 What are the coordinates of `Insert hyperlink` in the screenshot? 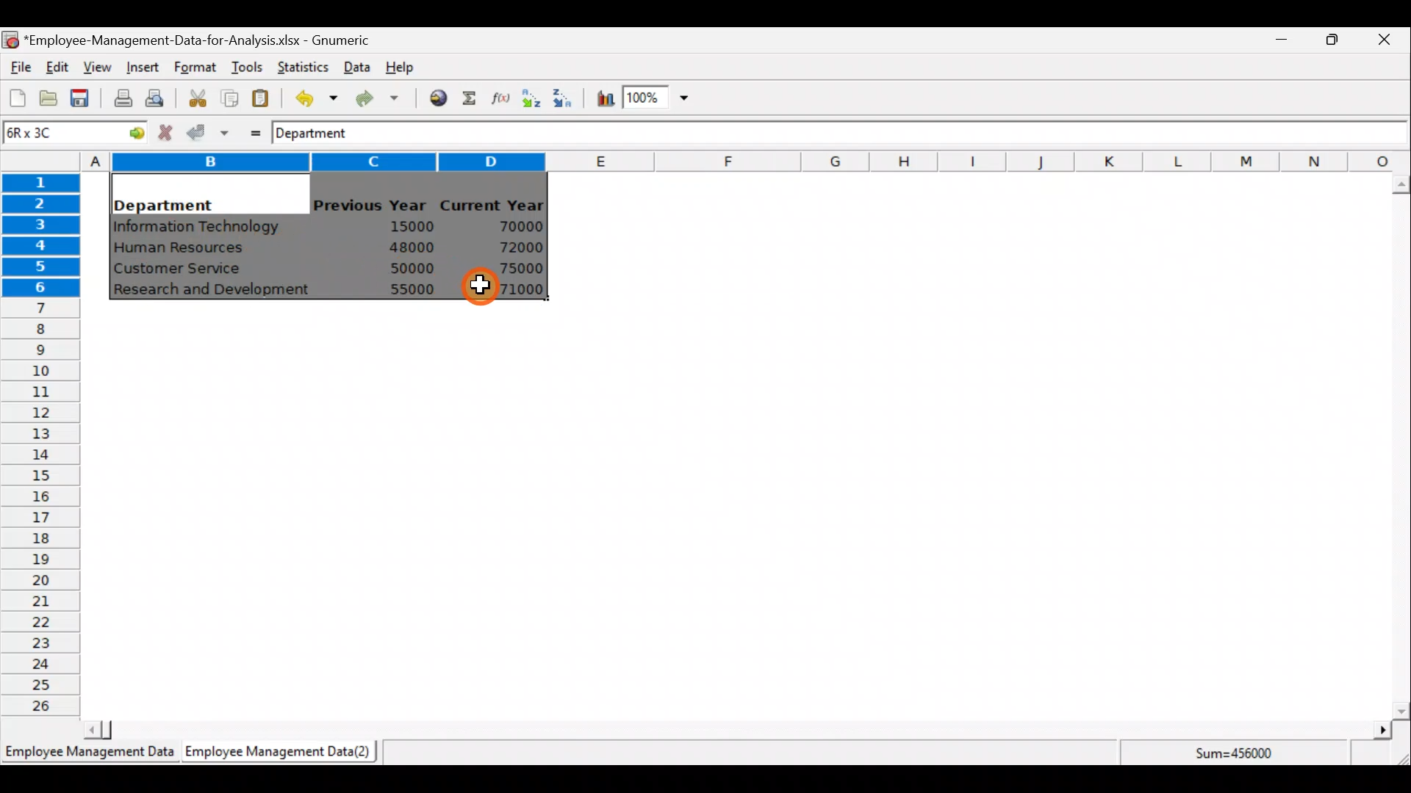 It's located at (433, 97).